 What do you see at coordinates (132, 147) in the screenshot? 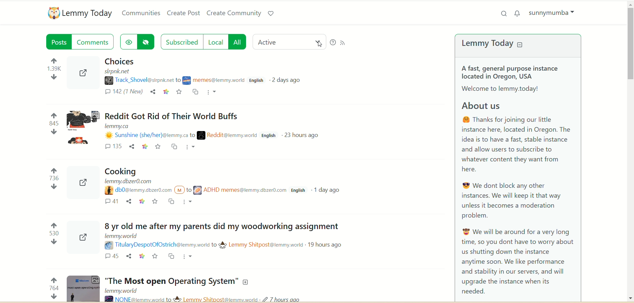
I see `Share` at bounding box center [132, 147].